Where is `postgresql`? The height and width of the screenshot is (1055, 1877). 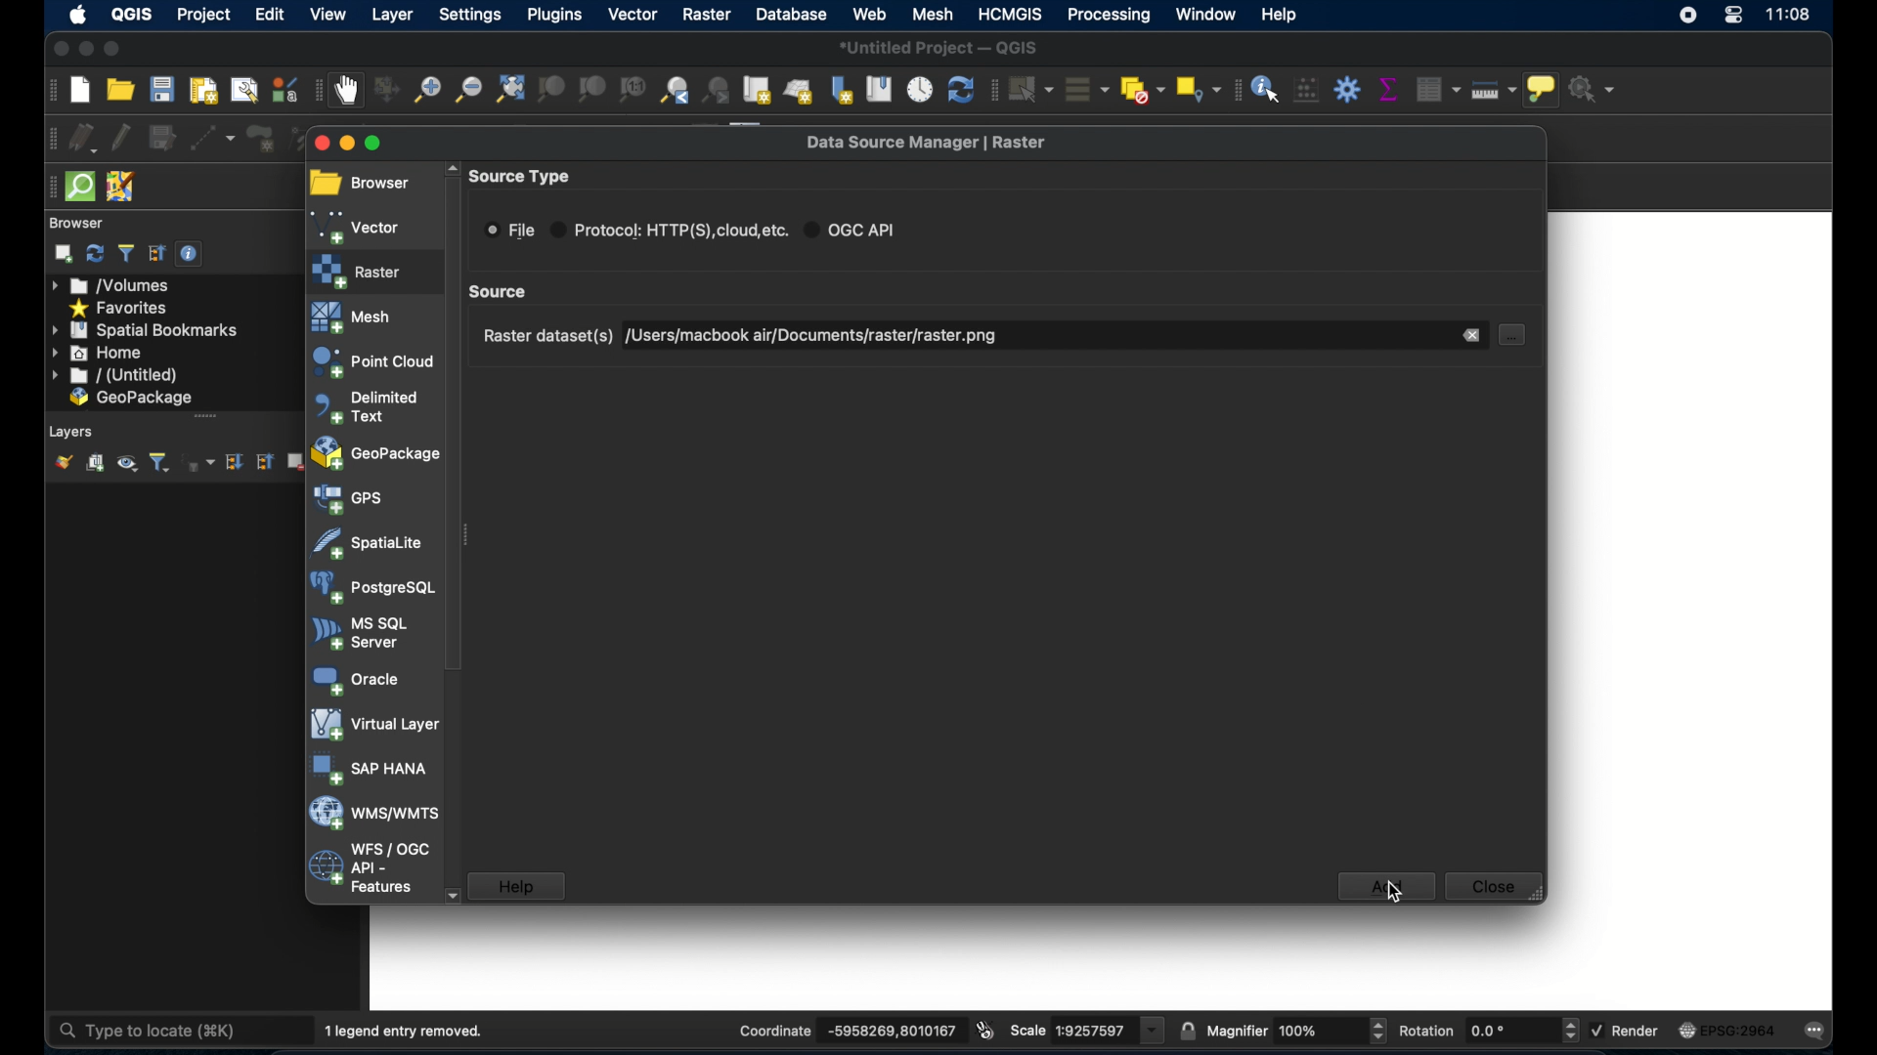
postgresql is located at coordinates (372, 587).